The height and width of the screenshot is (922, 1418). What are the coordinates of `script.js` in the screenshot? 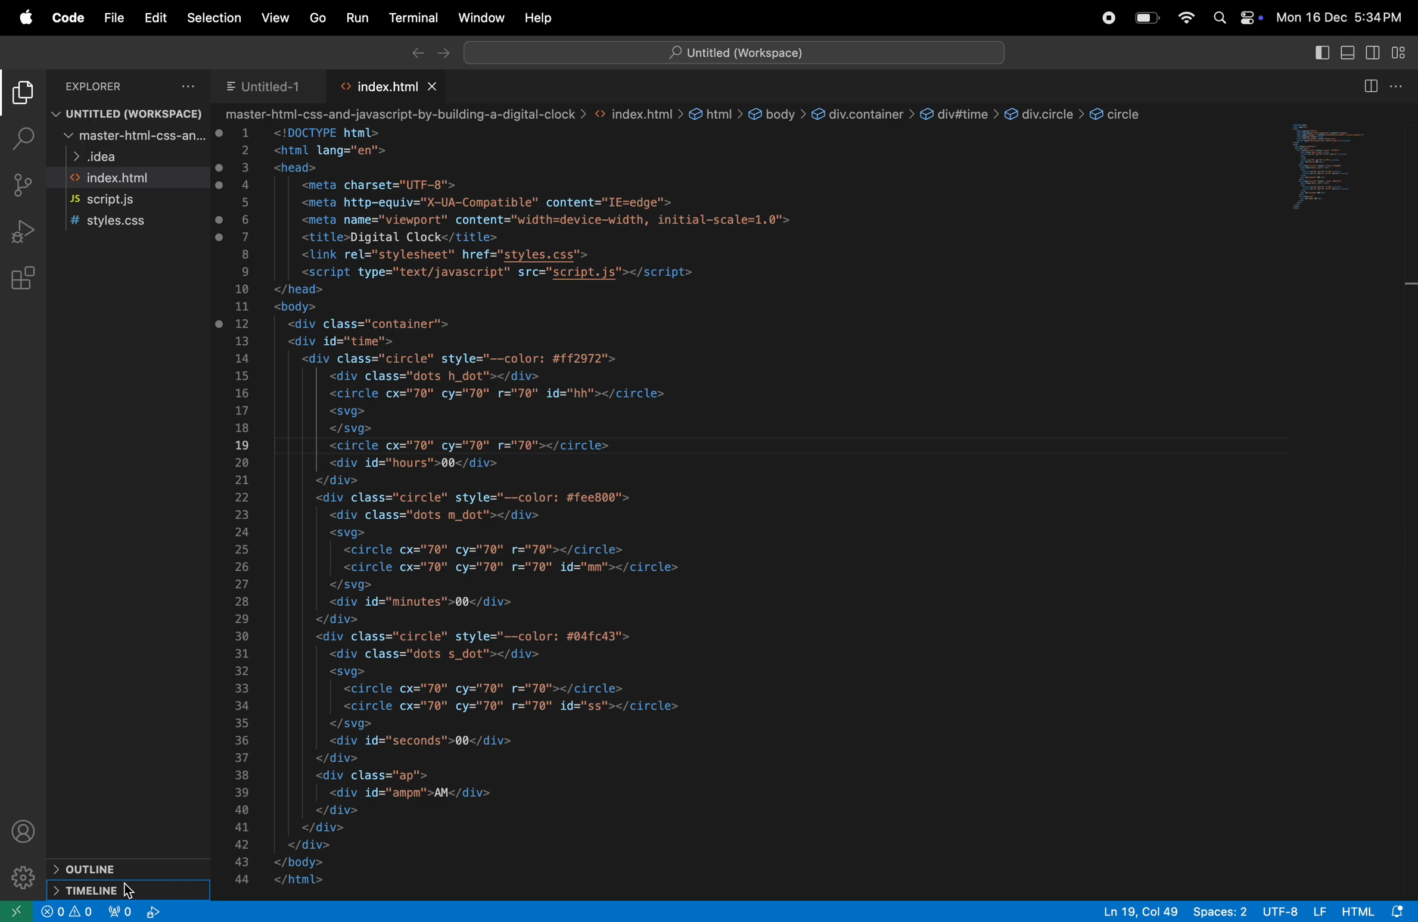 It's located at (111, 200).